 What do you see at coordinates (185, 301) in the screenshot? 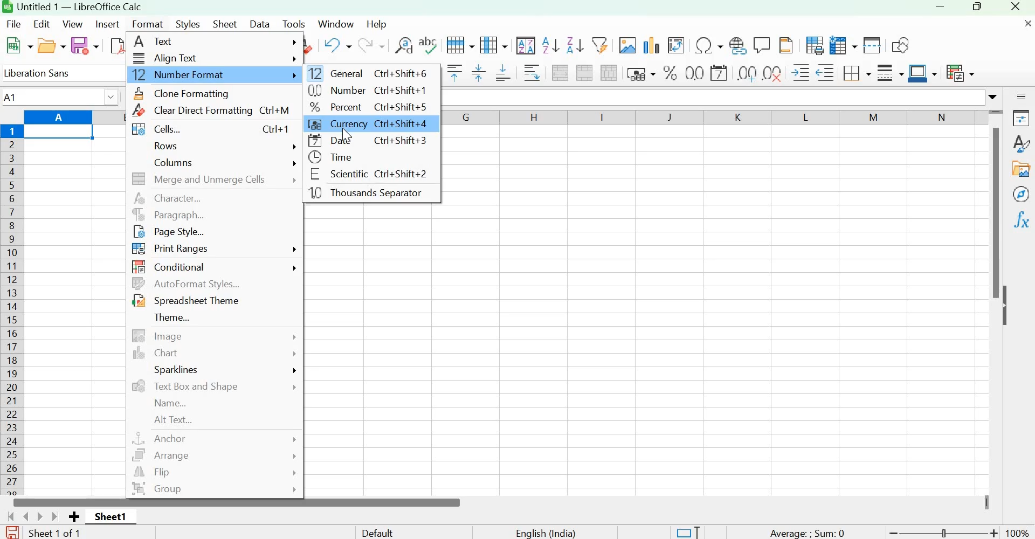
I see `Spreadsheet Theme` at bounding box center [185, 301].